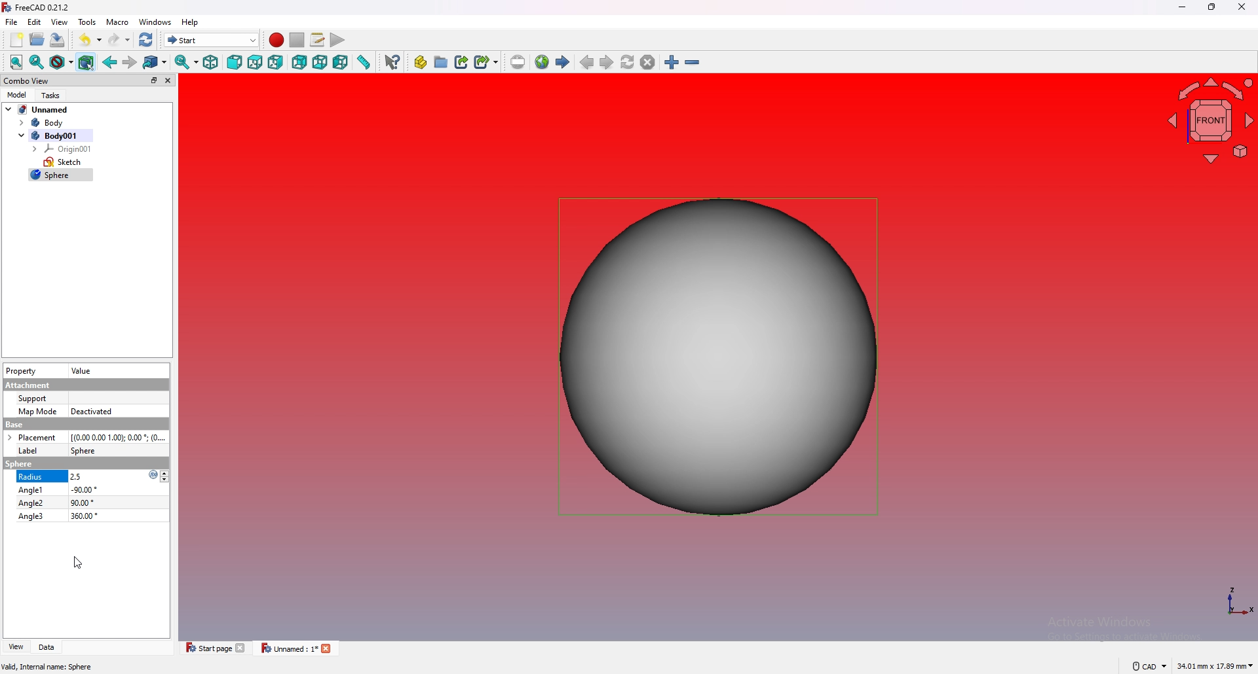 The height and width of the screenshot is (674, 1258). I want to click on isometric, so click(210, 62).